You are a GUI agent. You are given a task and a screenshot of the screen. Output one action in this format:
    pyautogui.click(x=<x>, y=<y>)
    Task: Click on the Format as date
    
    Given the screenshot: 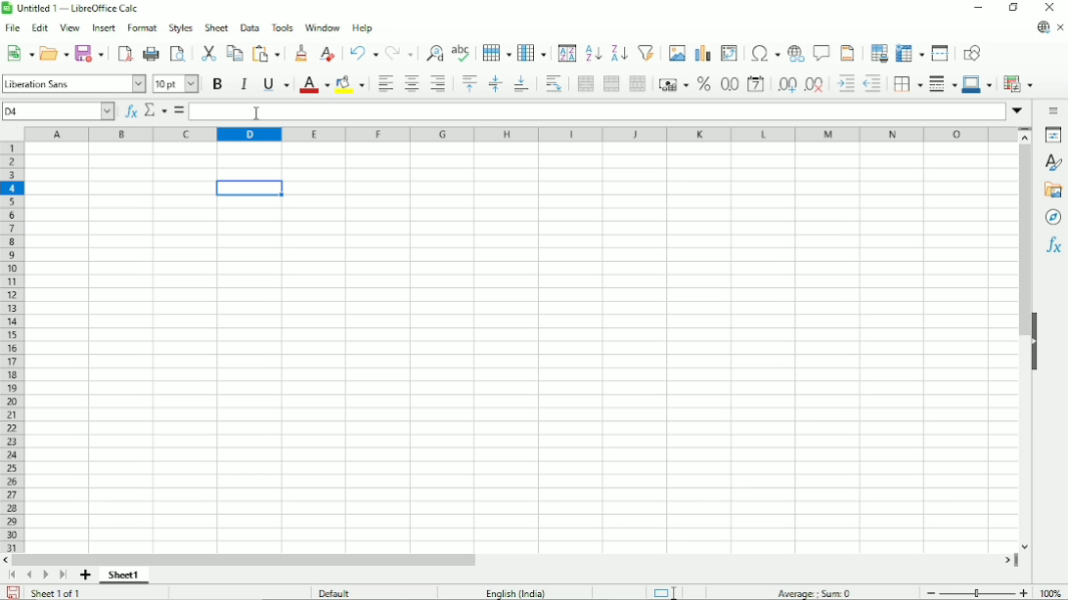 What is the action you would take?
    pyautogui.click(x=757, y=84)
    